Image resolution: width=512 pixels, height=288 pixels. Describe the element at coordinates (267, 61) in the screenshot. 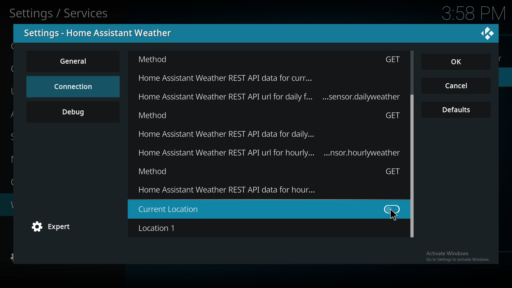

I see `Method` at that location.